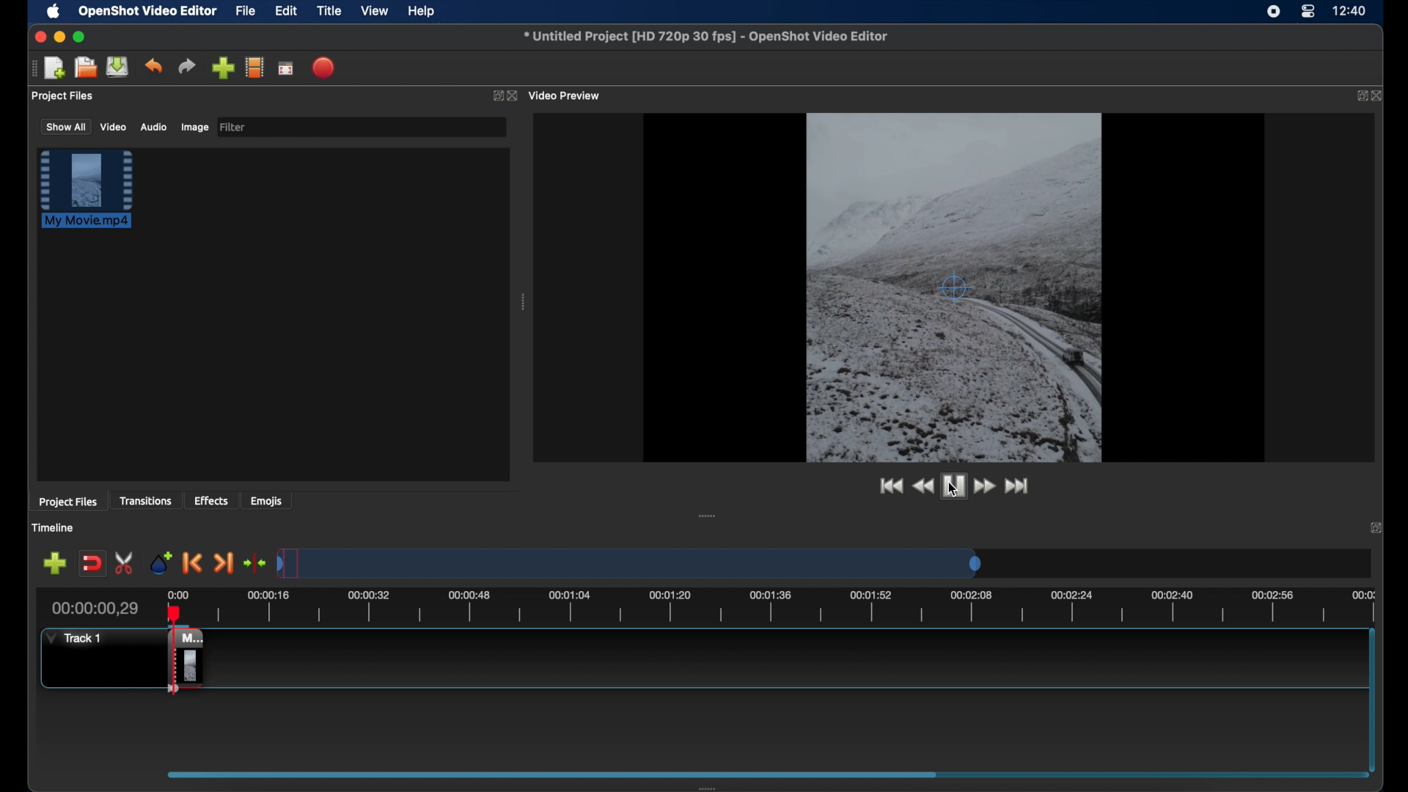 This screenshot has height=792, width=1408. Describe the element at coordinates (191, 563) in the screenshot. I see `previous marker` at that location.